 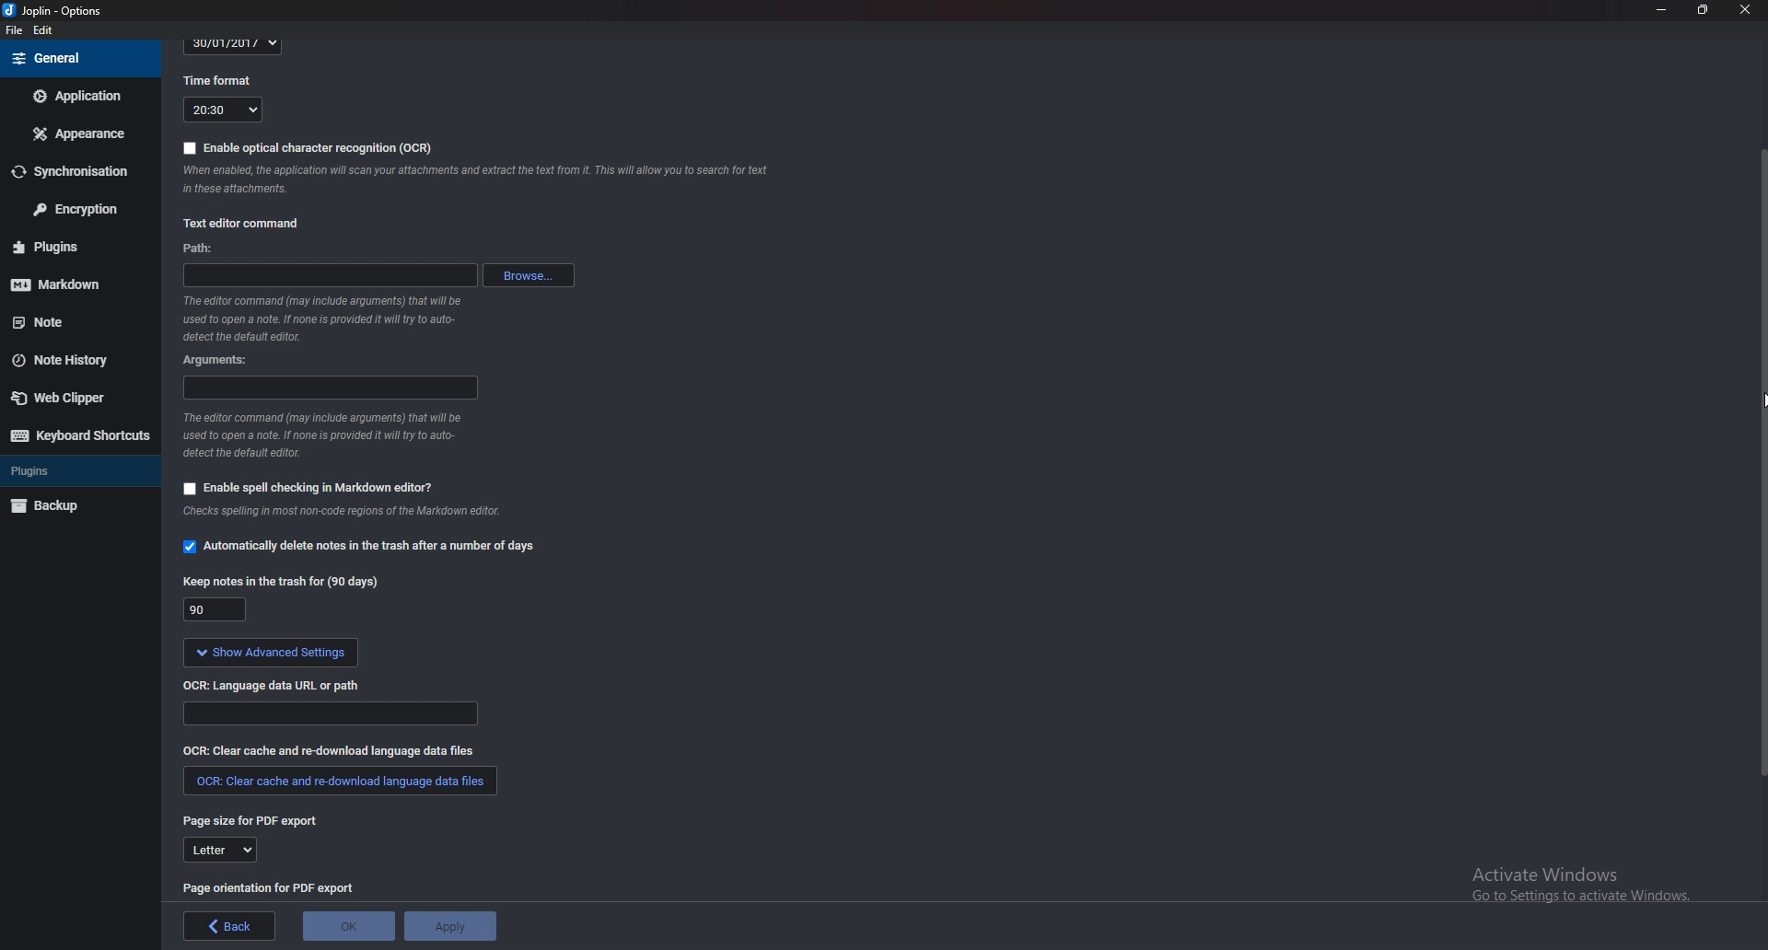 What do you see at coordinates (483, 181) in the screenshot?
I see `Info` at bounding box center [483, 181].